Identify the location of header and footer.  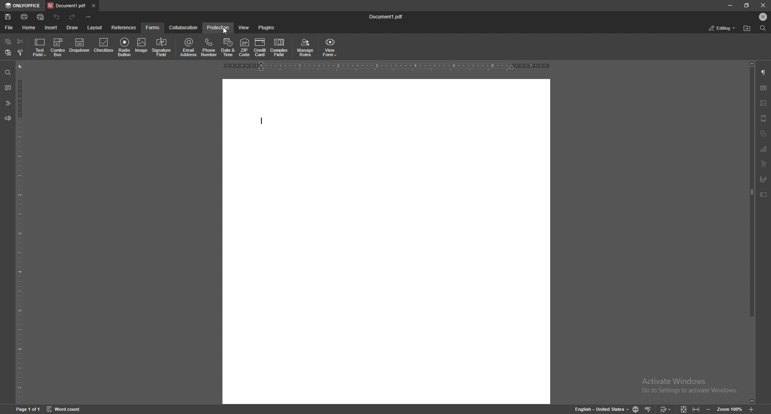
(763, 118).